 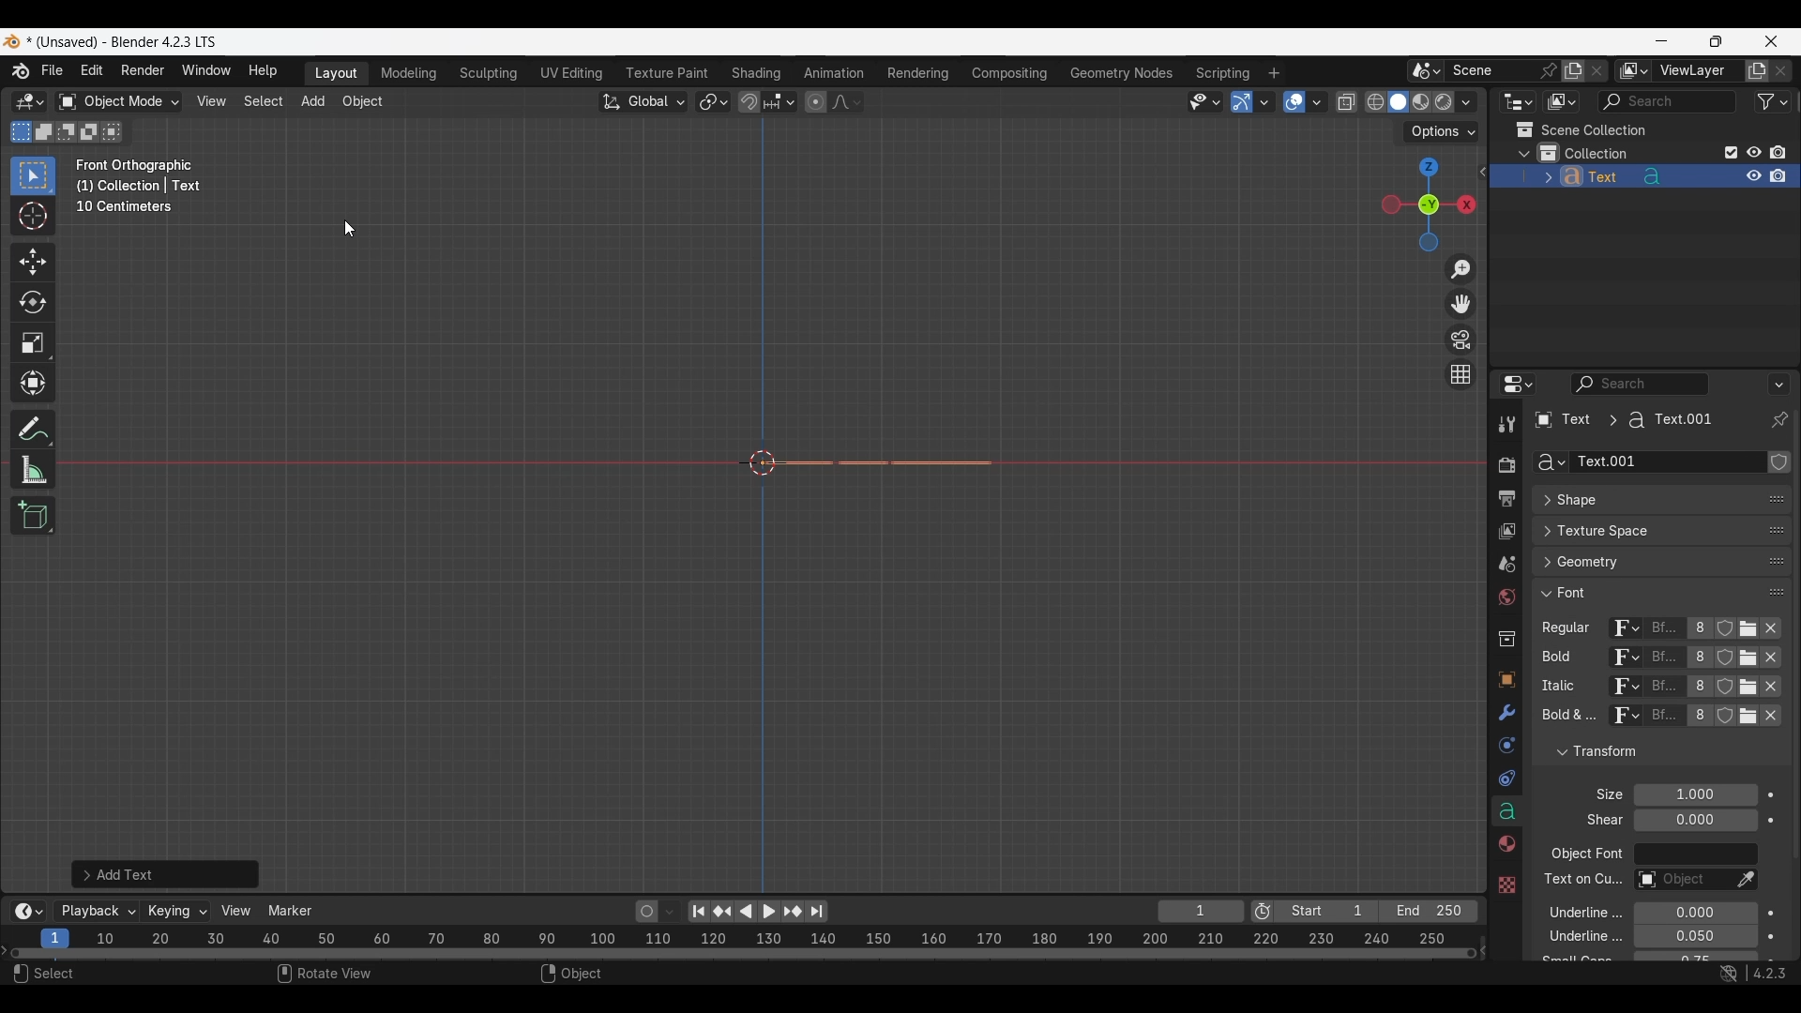 I want to click on Pathway of current panel changed, so click(x=1622, y=420).